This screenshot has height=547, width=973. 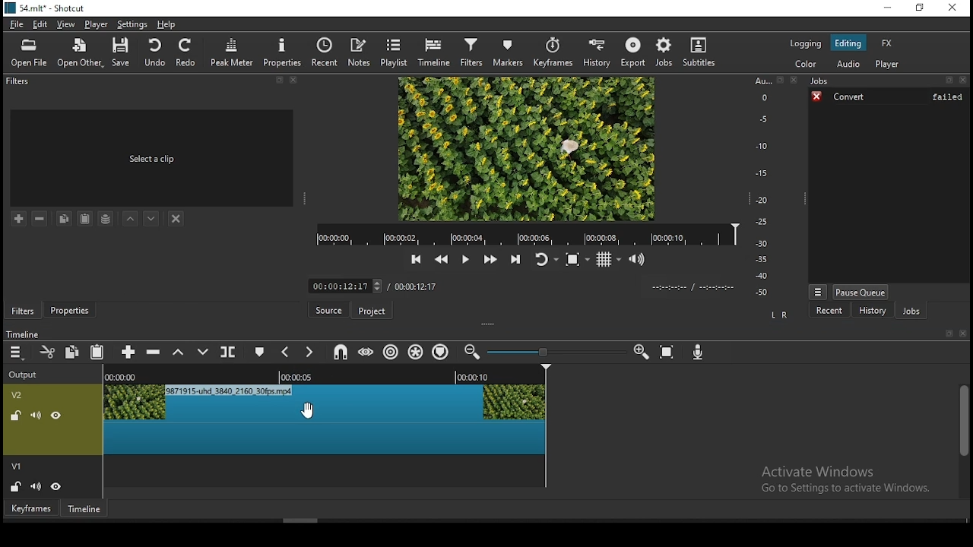 I want to click on volume control, so click(x=639, y=261).